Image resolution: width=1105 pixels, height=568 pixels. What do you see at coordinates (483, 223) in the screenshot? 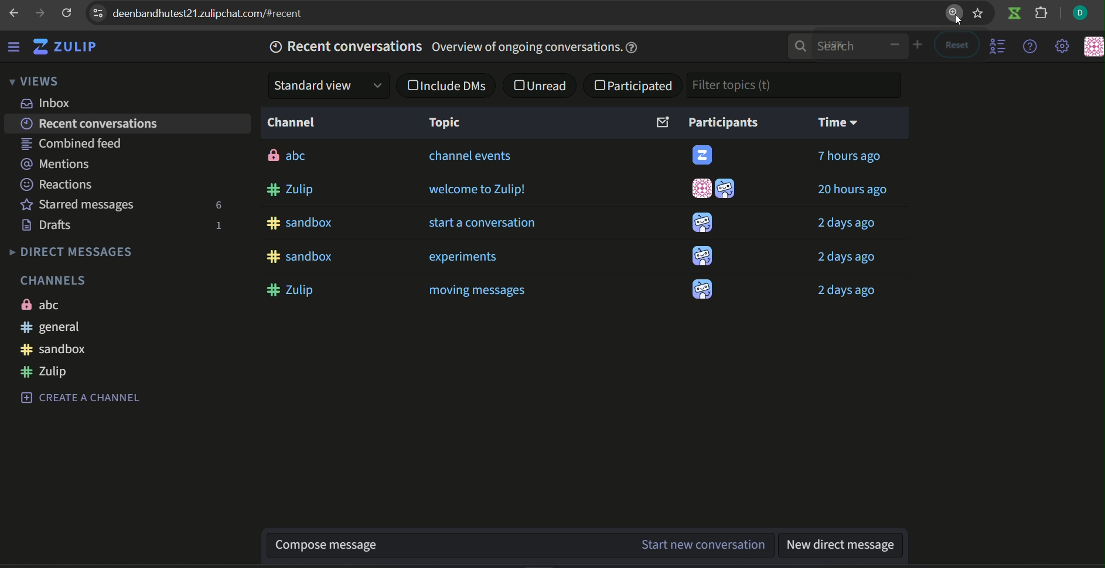
I see `start a conversation` at bounding box center [483, 223].